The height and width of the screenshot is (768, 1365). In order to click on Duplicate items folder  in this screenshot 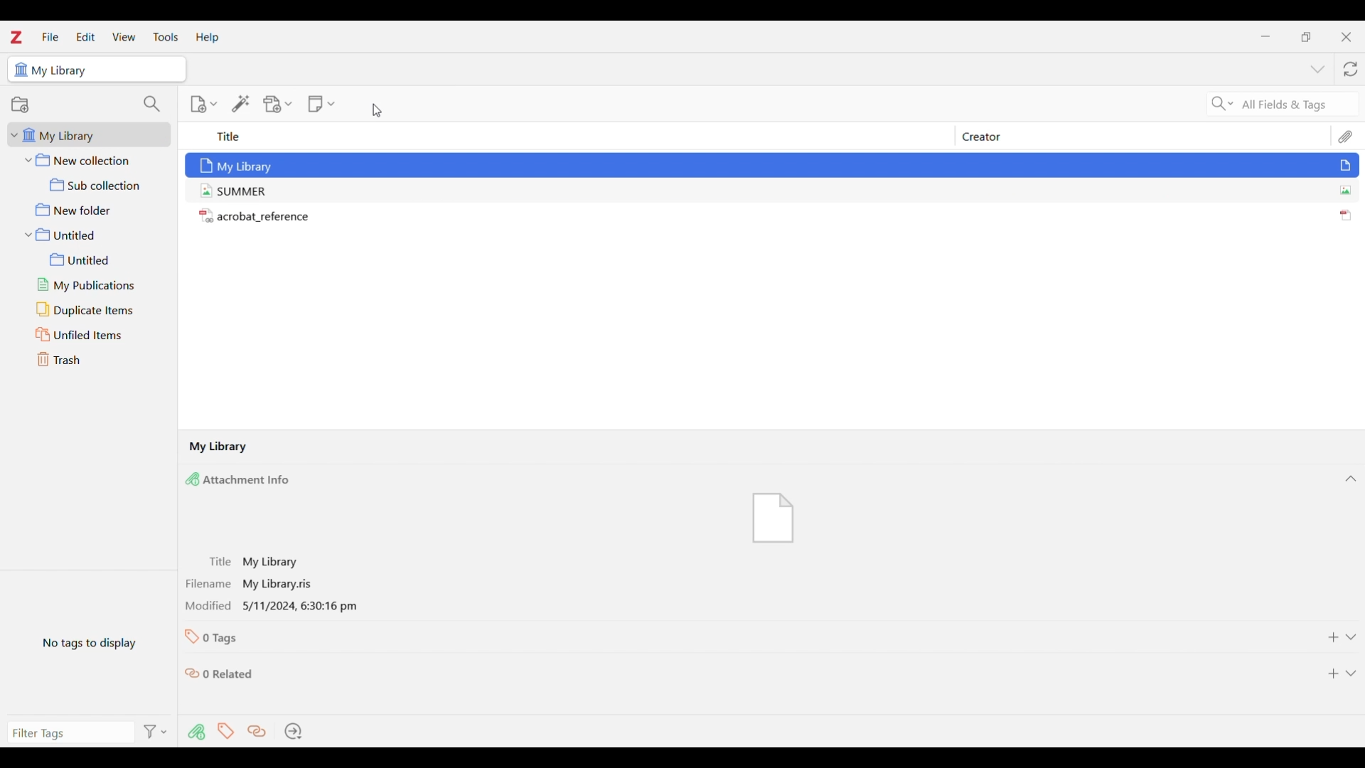, I will do `click(94, 309)`.